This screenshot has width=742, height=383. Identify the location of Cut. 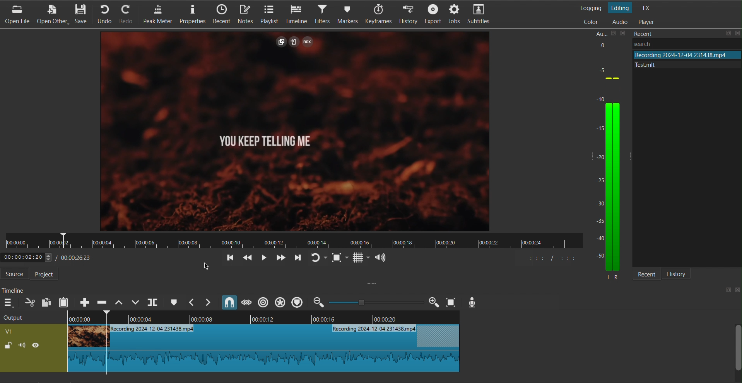
(29, 302).